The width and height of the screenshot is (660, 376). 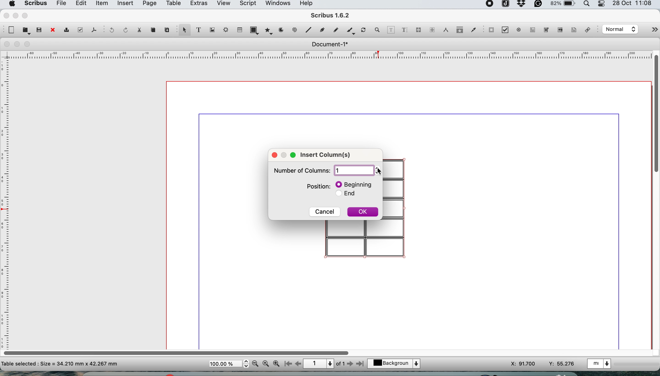 I want to click on grammarly, so click(x=539, y=5).